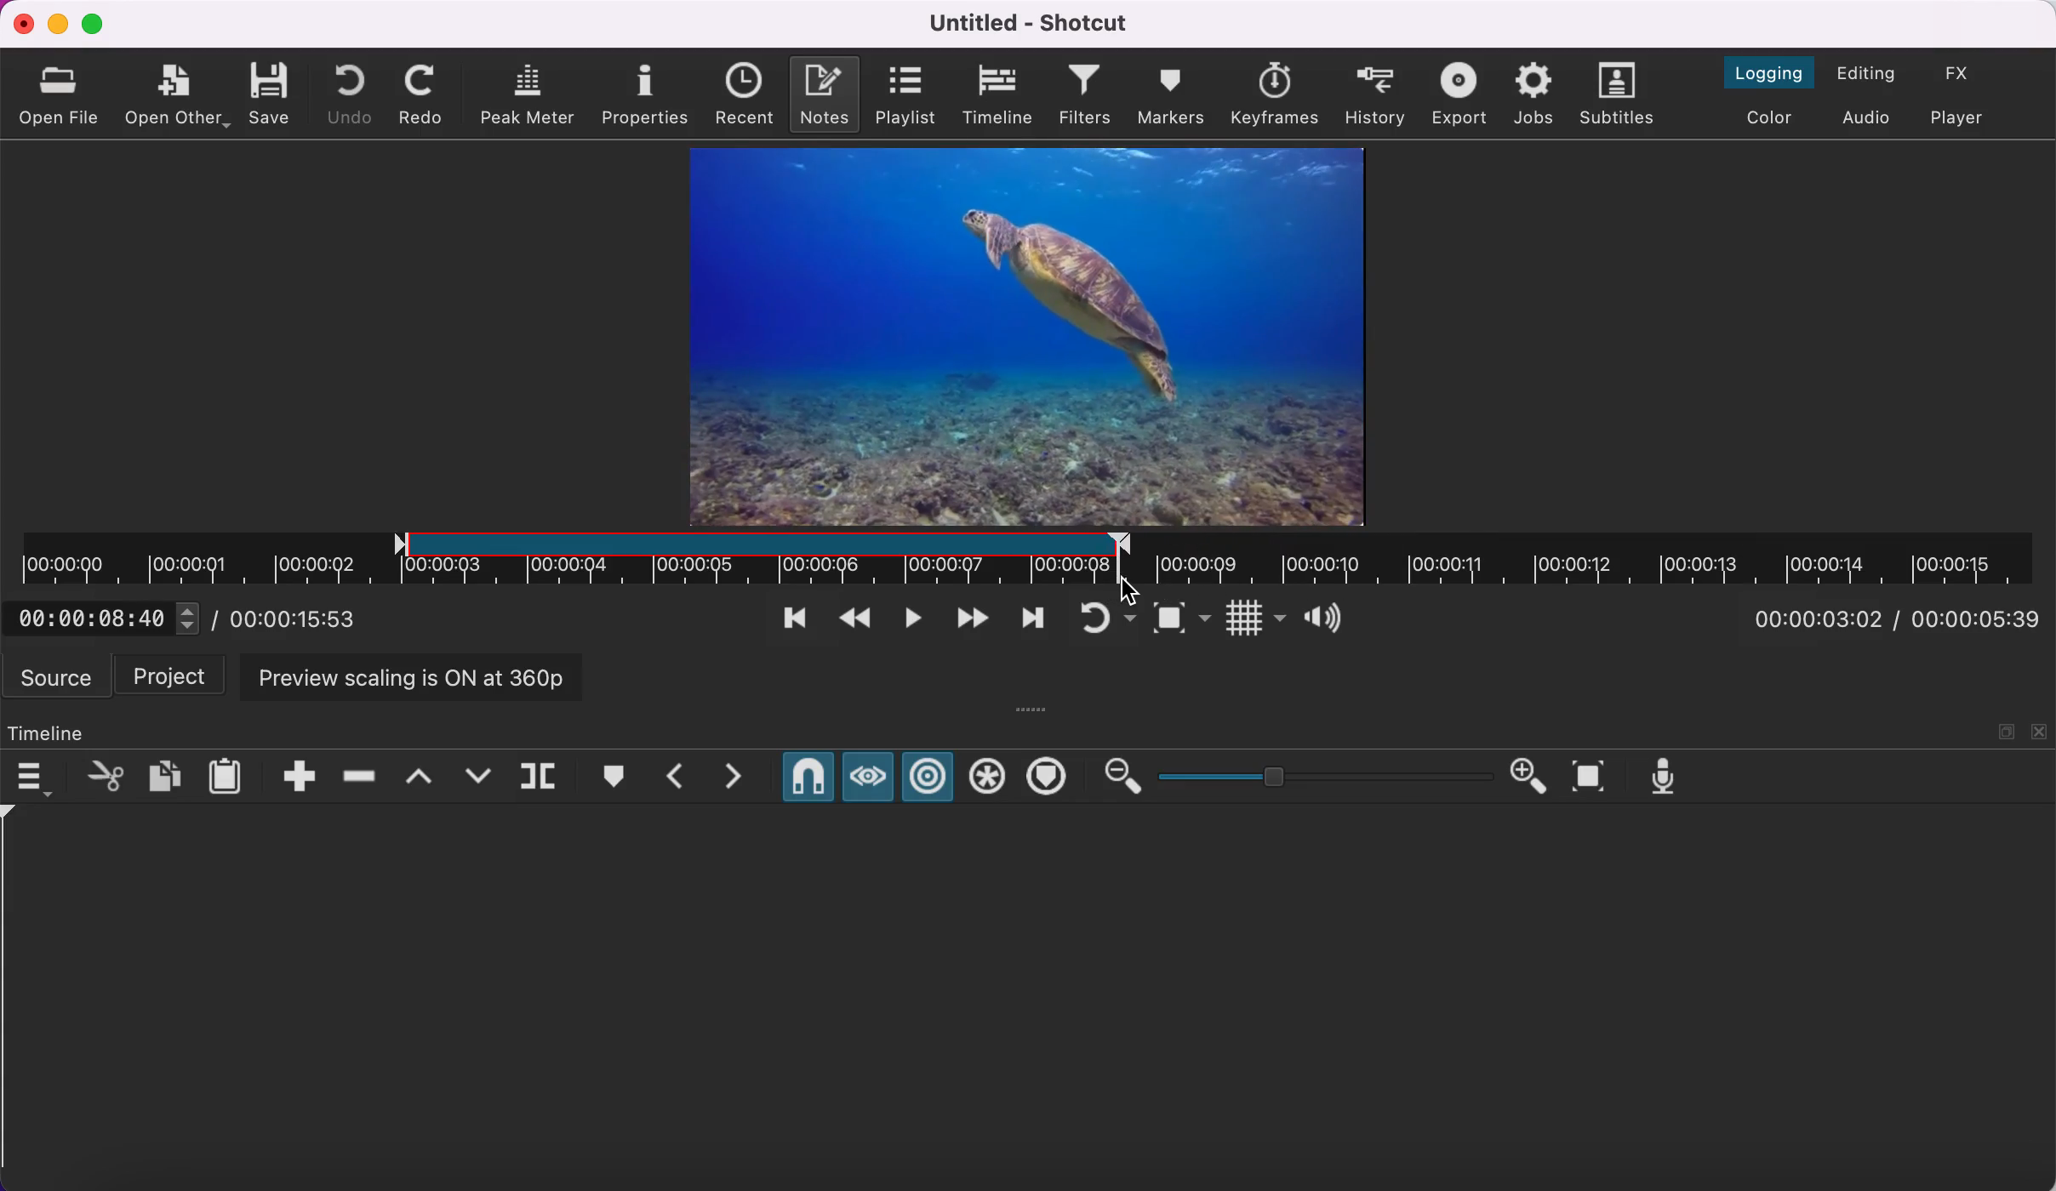  Describe the element at coordinates (2007, 730) in the screenshot. I see `maximize` at that location.